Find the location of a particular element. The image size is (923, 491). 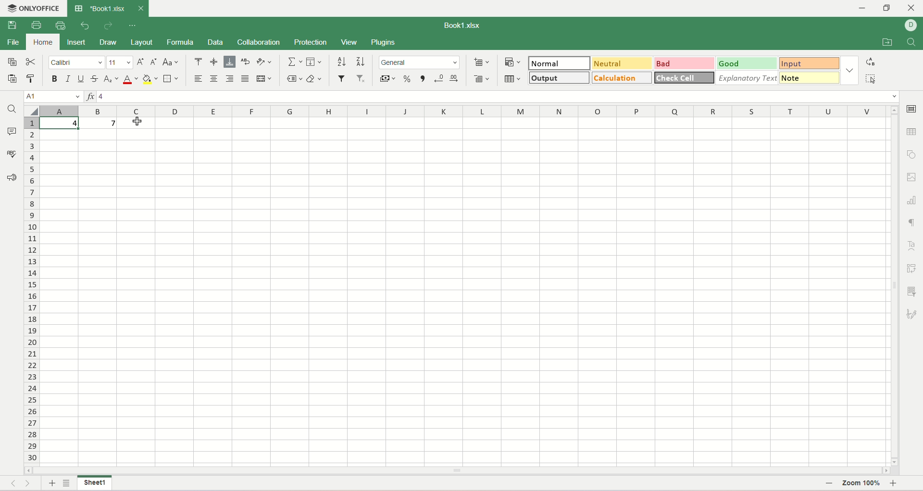

italic is located at coordinates (69, 79).